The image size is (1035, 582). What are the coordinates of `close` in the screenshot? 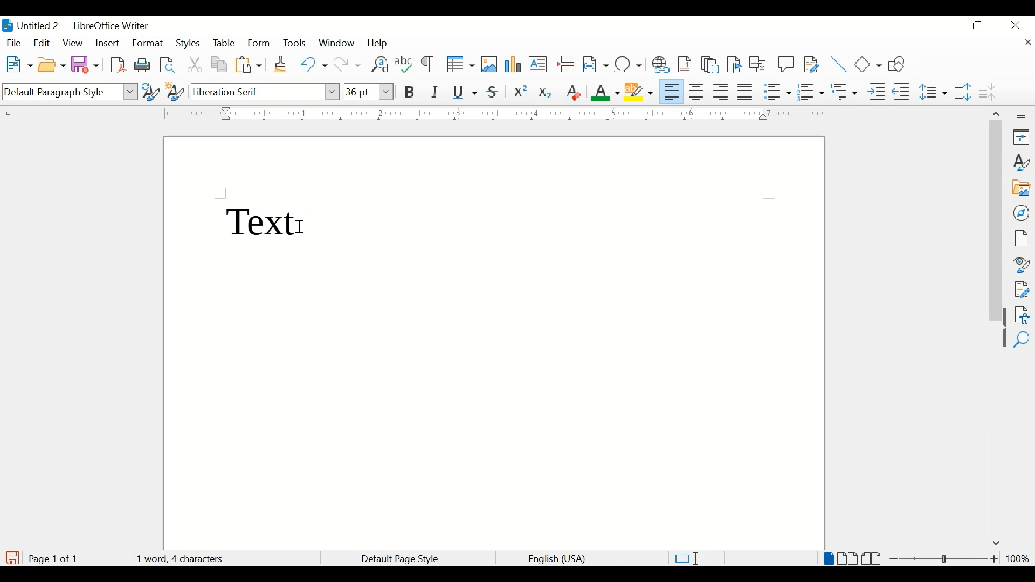 It's located at (1027, 44).